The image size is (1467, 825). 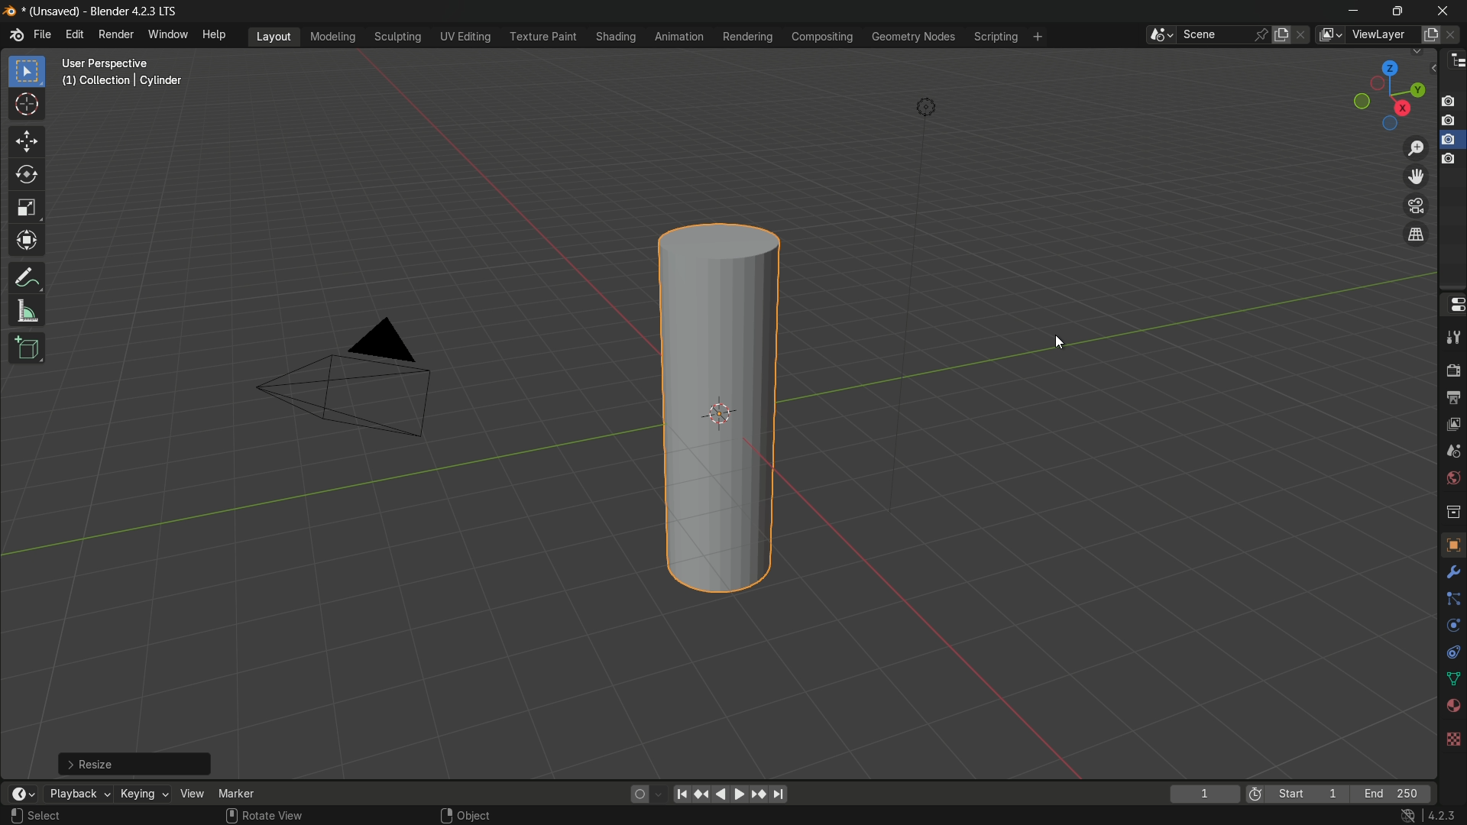 What do you see at coordinates (542, 37) in the screenshot?
I see `texture paint` at bounding box center [542, 37].